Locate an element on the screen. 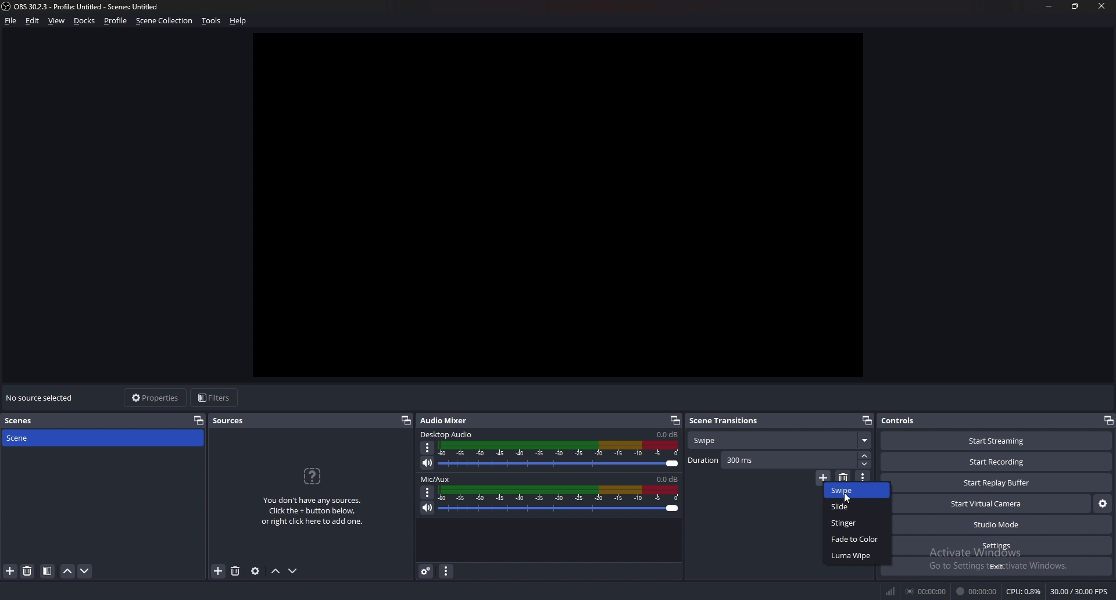 The height and width of the screenshot is (600, 1116). resize is located at coordinates (1075, 6).